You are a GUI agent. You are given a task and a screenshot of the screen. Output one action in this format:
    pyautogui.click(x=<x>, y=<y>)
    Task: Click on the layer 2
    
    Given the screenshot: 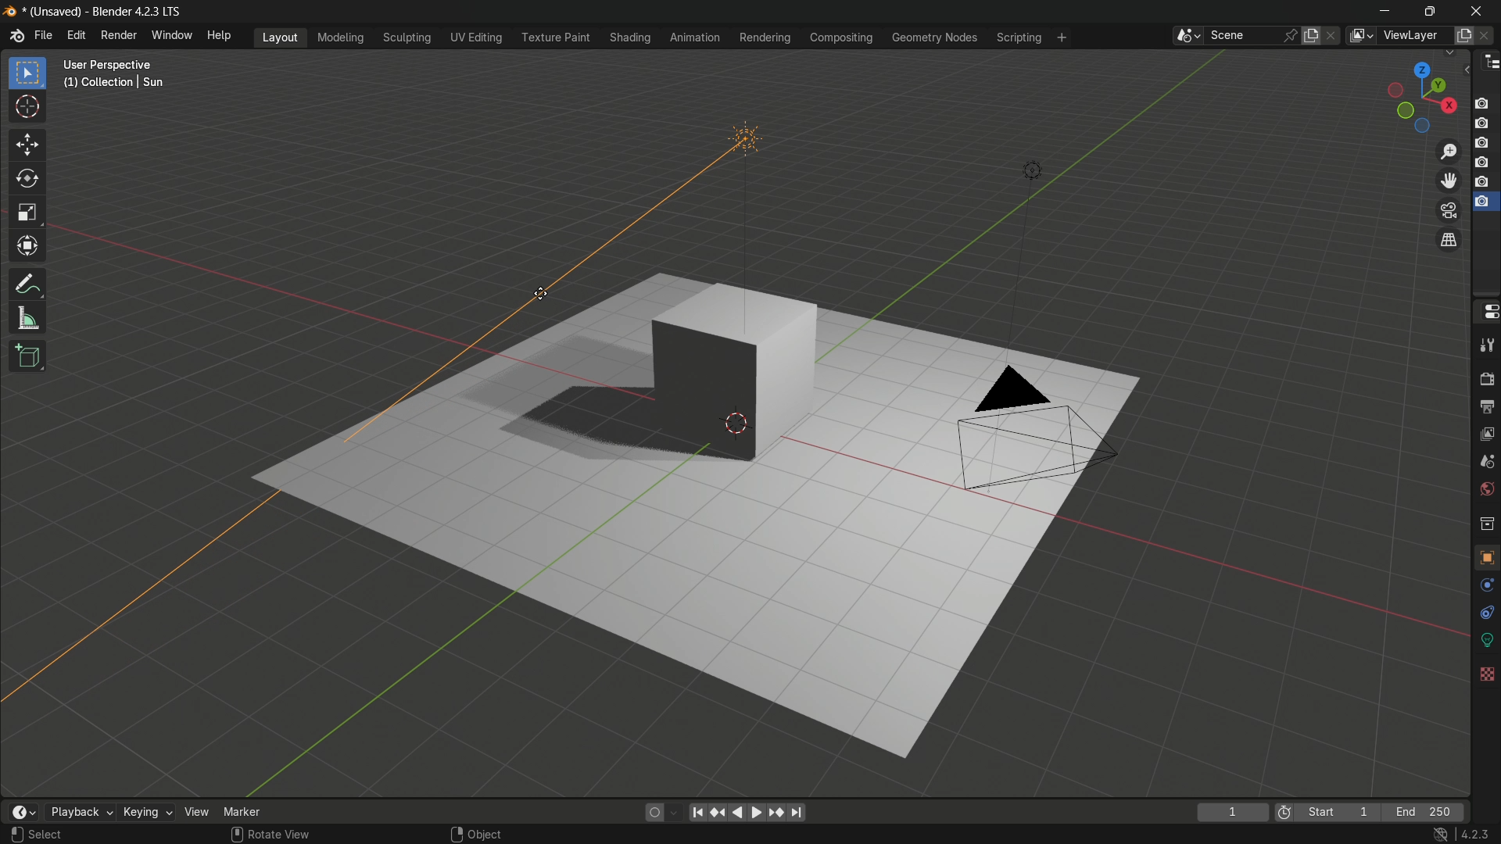 What is the action you would take?
    pyautogui.click(x=1481, y=122)
    